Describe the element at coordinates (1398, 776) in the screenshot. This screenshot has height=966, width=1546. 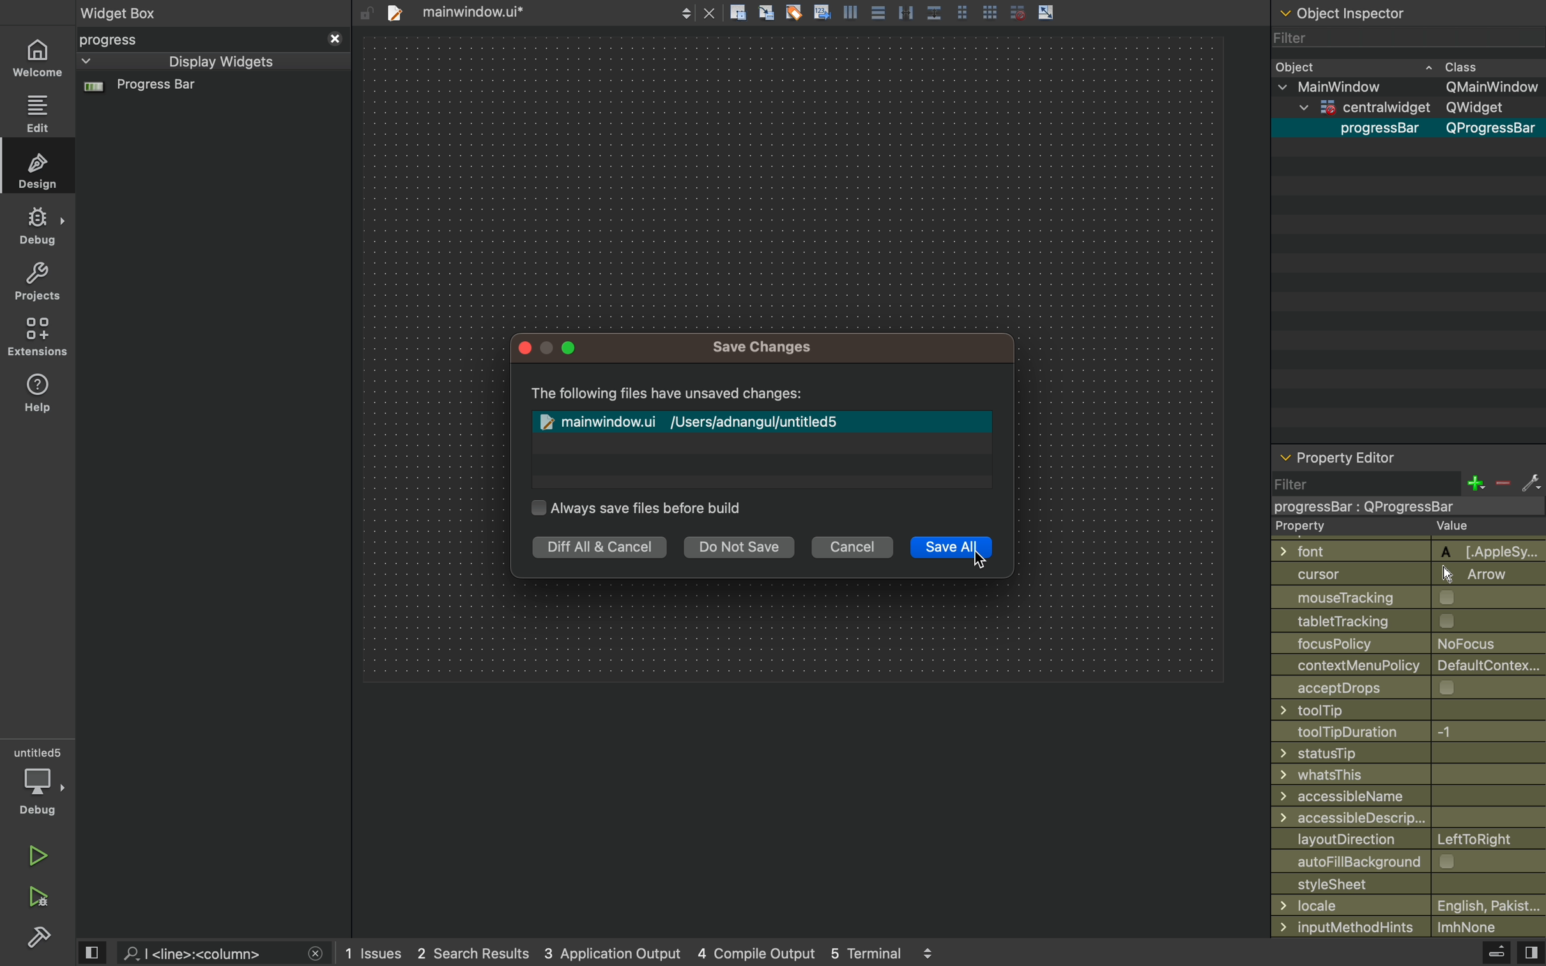
I see `whatisthis` at that location.